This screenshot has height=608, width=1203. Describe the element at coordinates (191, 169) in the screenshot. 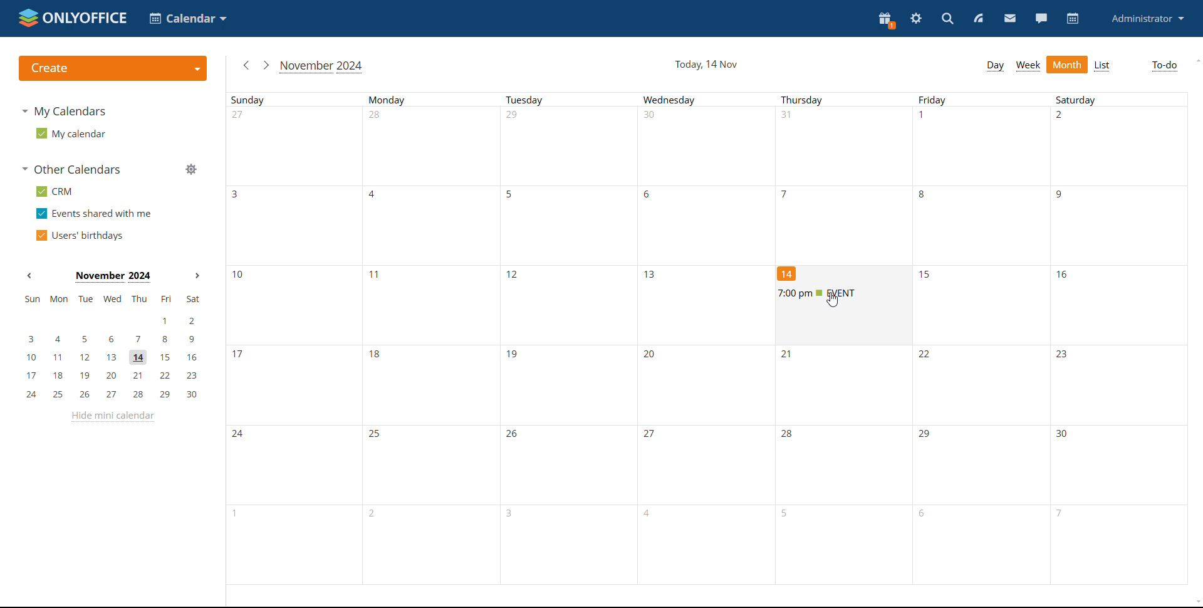

I see `manage` at that location.